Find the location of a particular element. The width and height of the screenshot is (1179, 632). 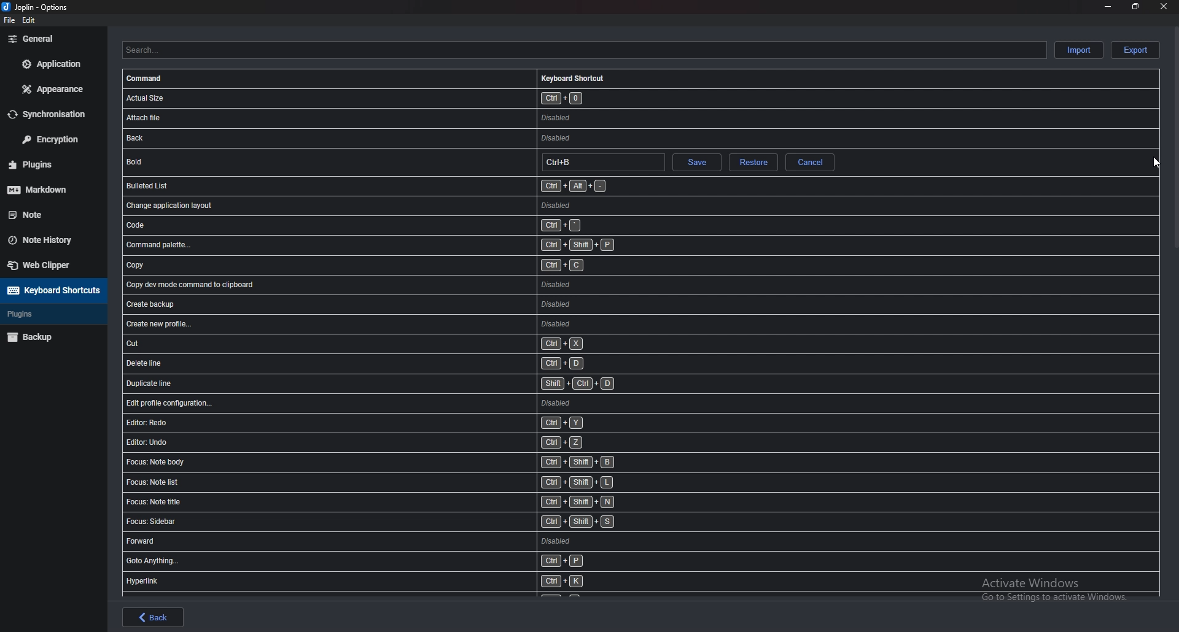

Keyboard shortcuts is located at coordinates (53, 291).